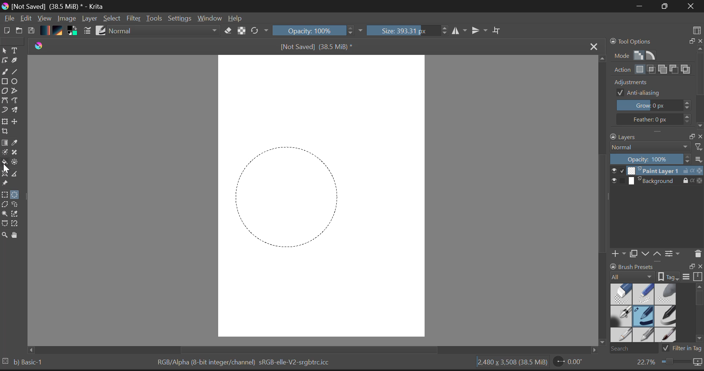 The height and width of the screenshot is (371, 704). Describe the element at coordinates (316, 349) in the screenshot. I see `Scroll Bar` at that location.